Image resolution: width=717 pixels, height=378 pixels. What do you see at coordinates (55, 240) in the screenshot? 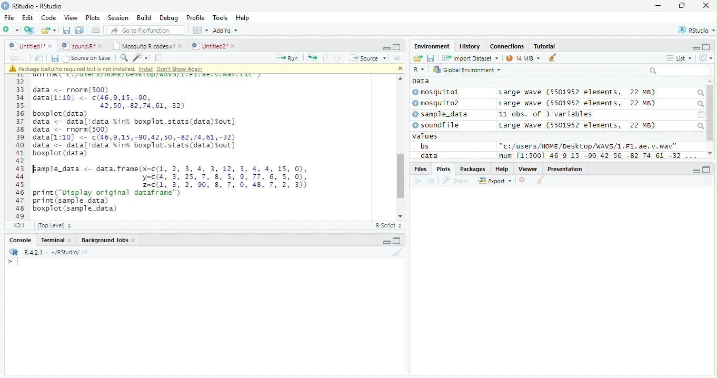
I see `Terminal` at bounding box center [55, 240].